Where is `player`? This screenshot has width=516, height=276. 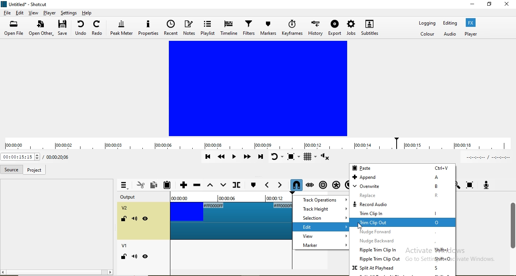
player is located at coordinates (49, 13).